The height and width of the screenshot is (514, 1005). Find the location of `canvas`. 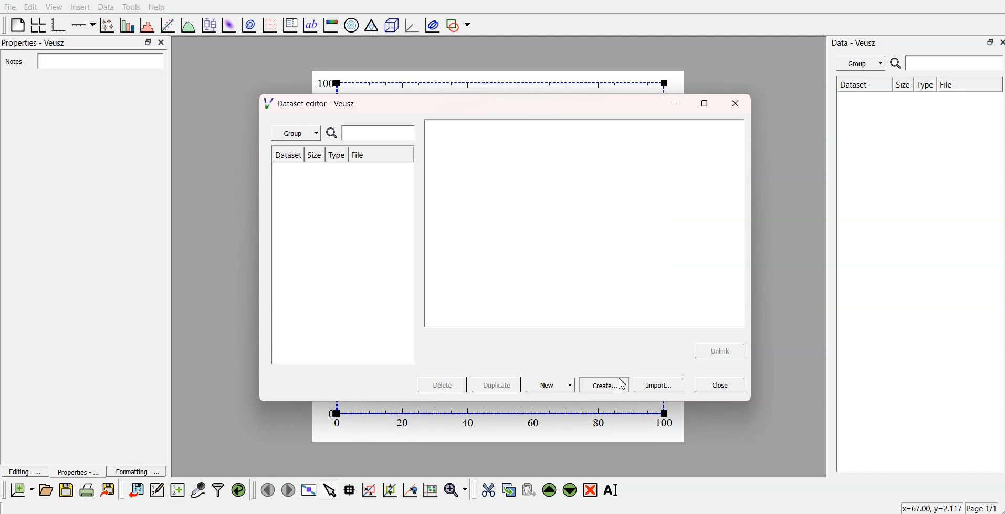

canvas is located at coordinates (499, 81).